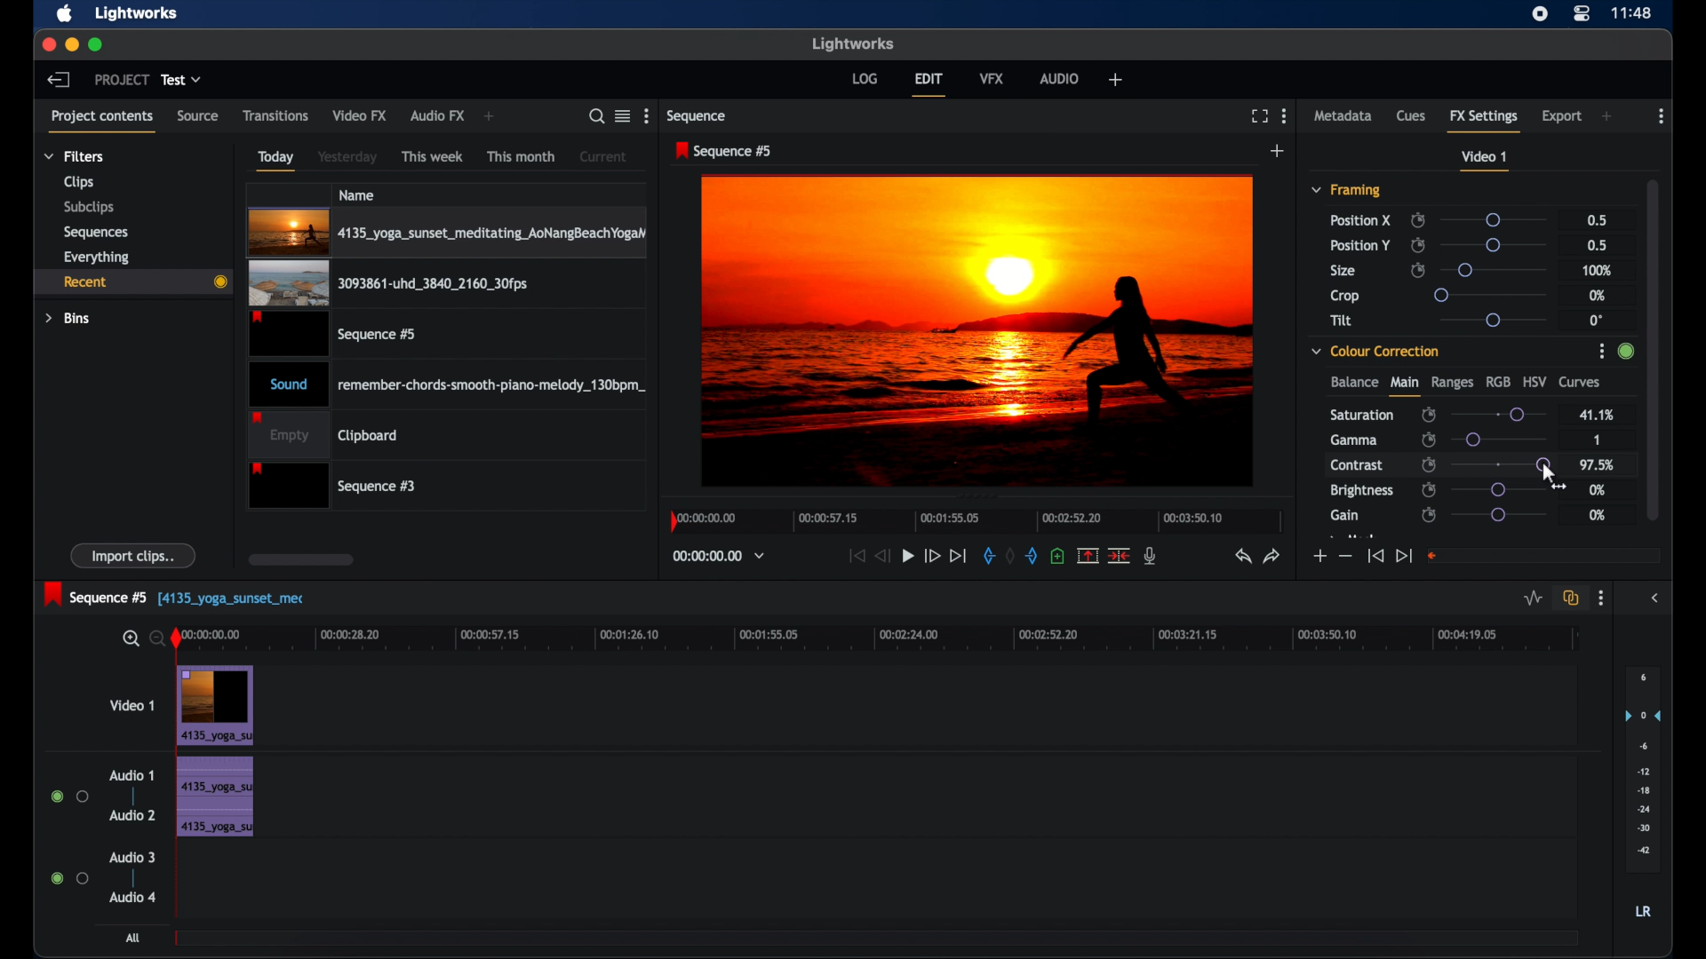 This screenshot has height=959, width=1706. Describe the element at coordinates (1596, 320) in the screenshot. I see `0` at that location.